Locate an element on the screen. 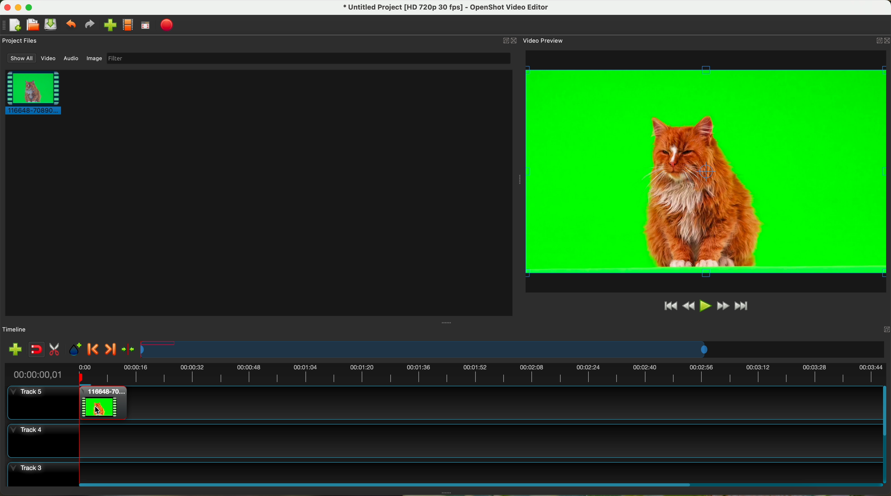  add mark is located at coordinates (75, 349).